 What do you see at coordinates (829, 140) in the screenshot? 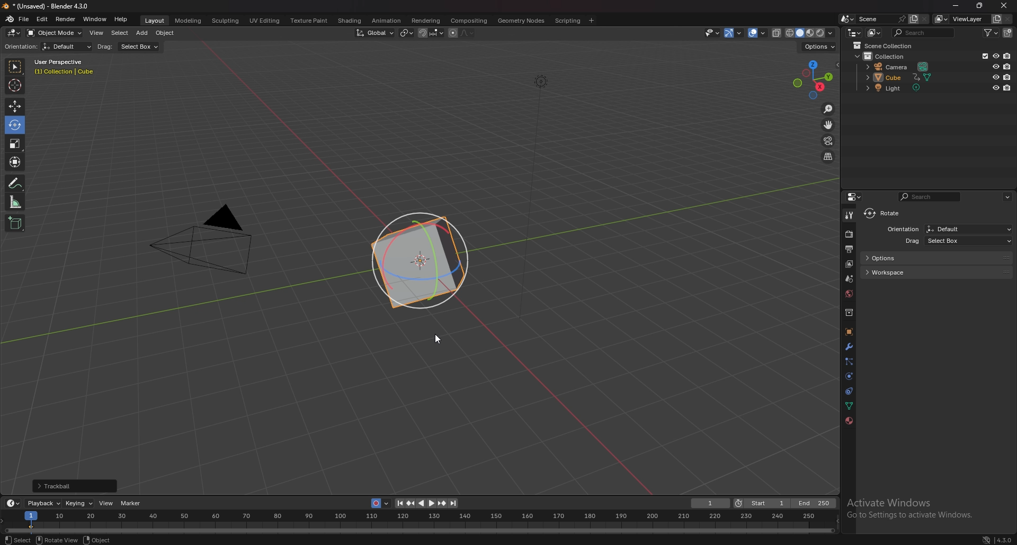
I see `camera view` at bounding box center [829, 140].